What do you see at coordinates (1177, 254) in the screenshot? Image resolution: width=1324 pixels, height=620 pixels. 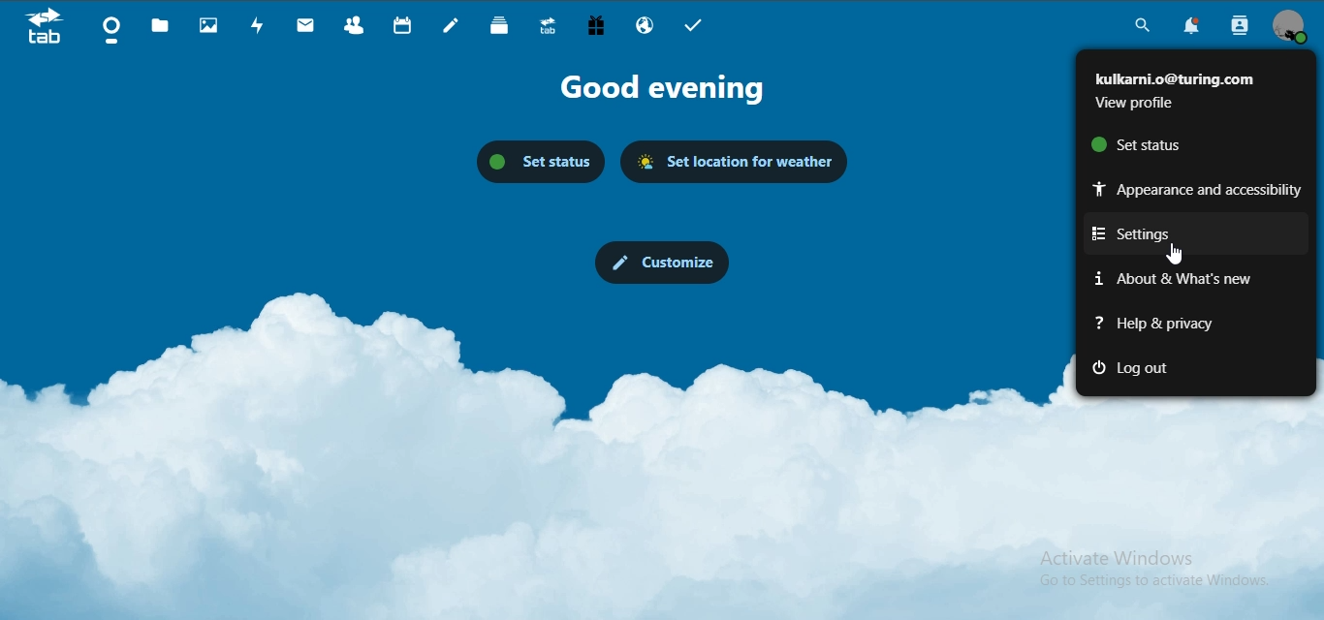 I see `cursor` at bounding box center [1177, 254].